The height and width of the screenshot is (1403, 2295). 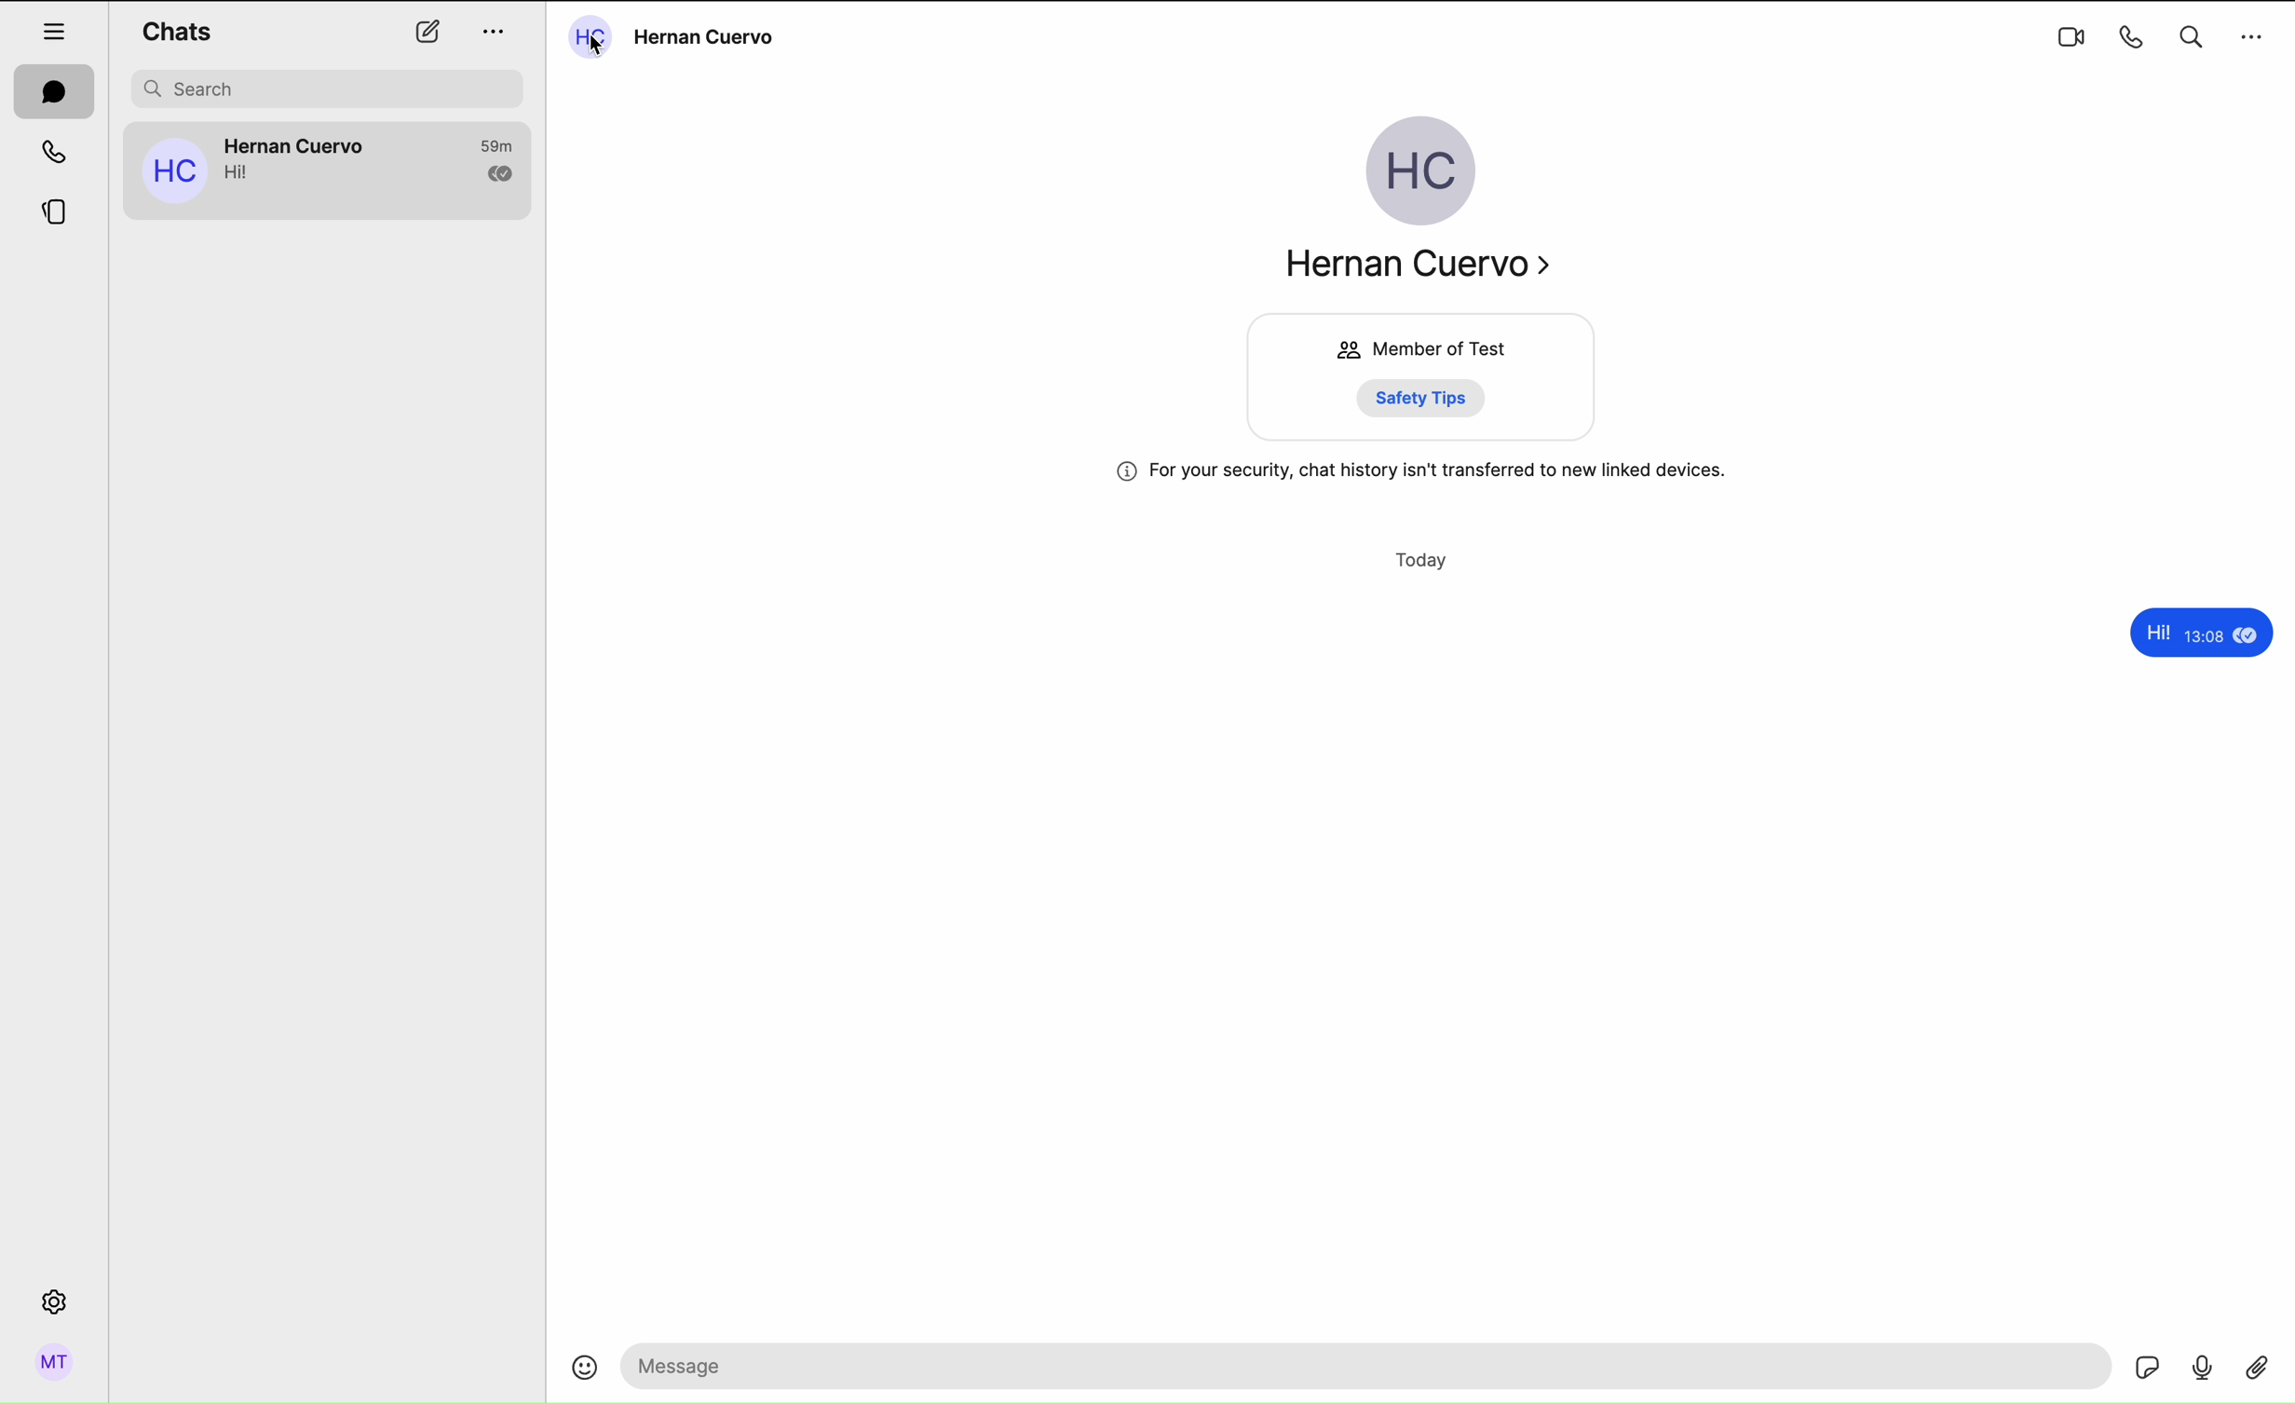 What do you see at coordinates (56, 31) in the screenshot?
I see `hide tab` at bounding box center [56, 31].